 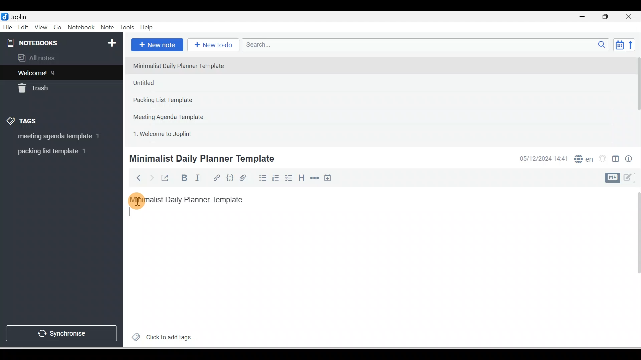 I want to click on File, so click(x=8, y=27).